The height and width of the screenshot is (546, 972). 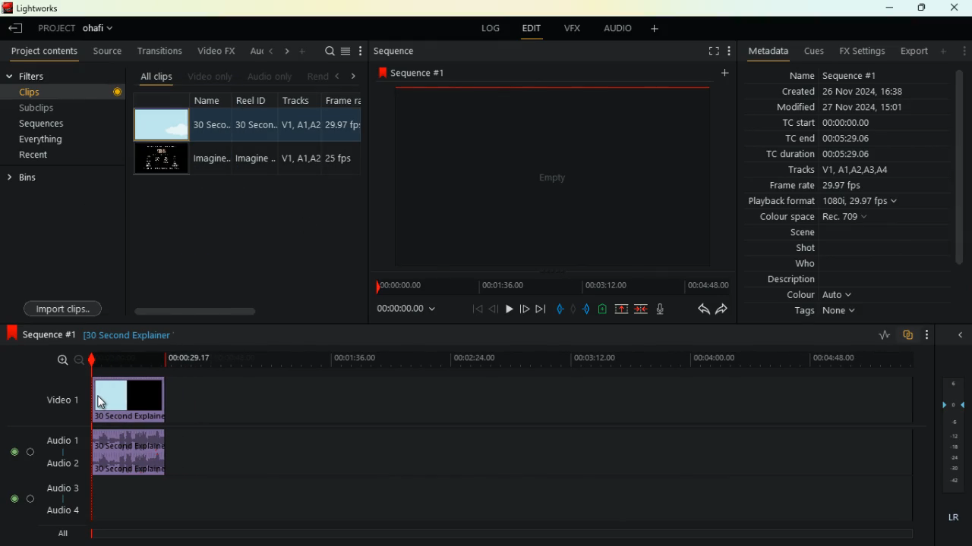 What do you see at coordinates (819, 297) in the screenshot?
I see `colour` at bounding box center [819, 297].